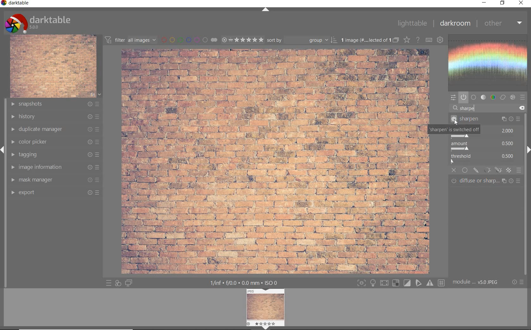 This screenshot has height=330, width=531. I want to click on collapse grouped image, so click(395, 40).